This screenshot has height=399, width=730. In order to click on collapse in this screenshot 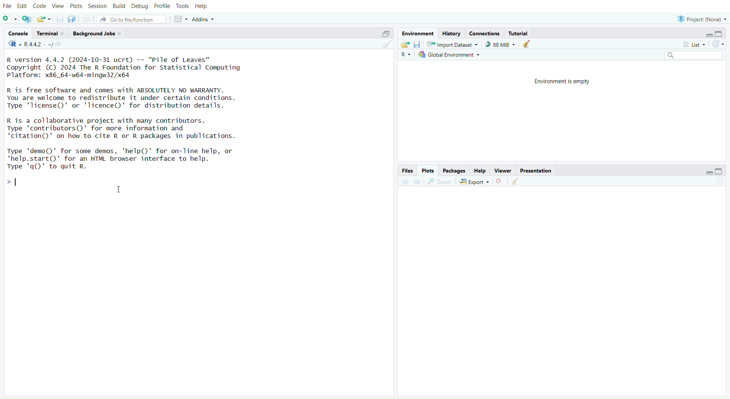, I will do `click(385, 34)`.